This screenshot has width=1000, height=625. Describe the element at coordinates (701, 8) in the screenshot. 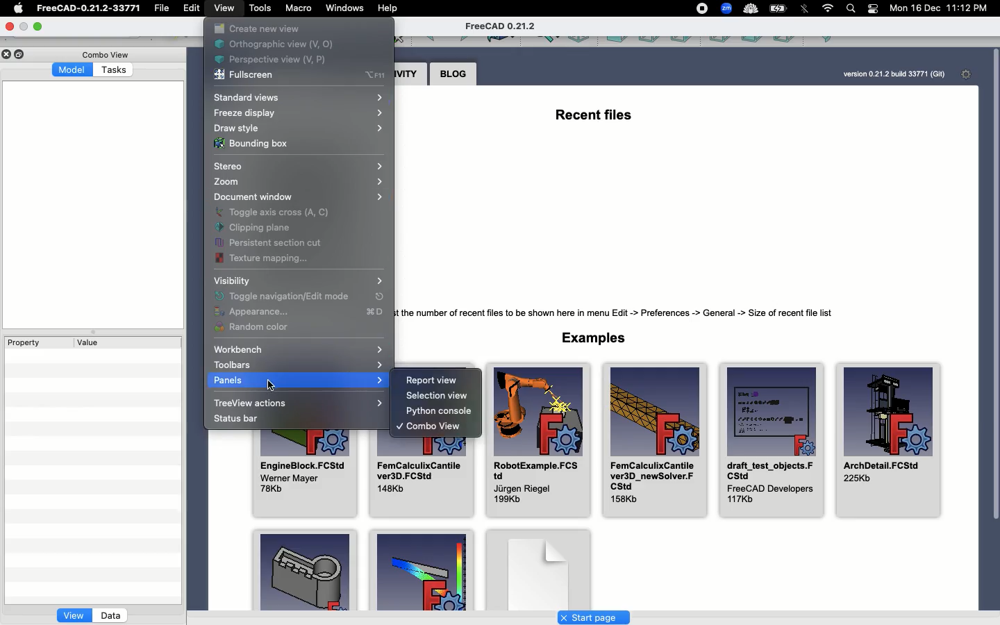

I see `recording` at that location.